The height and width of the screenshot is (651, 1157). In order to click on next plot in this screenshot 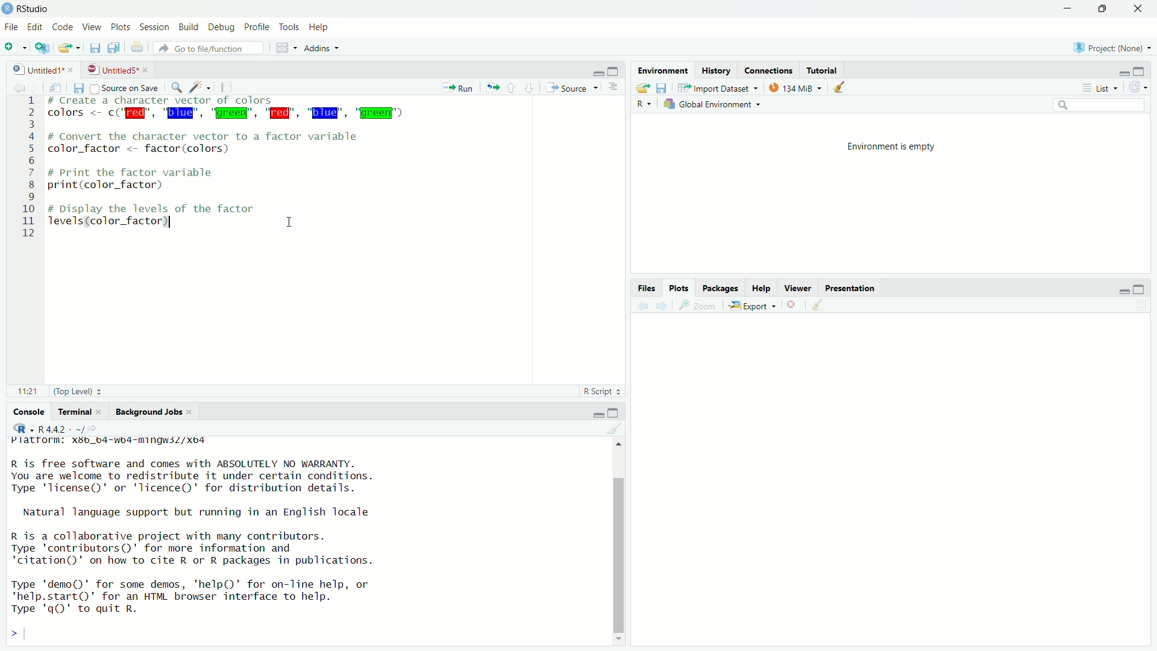, I will do `click(660, 305)`.